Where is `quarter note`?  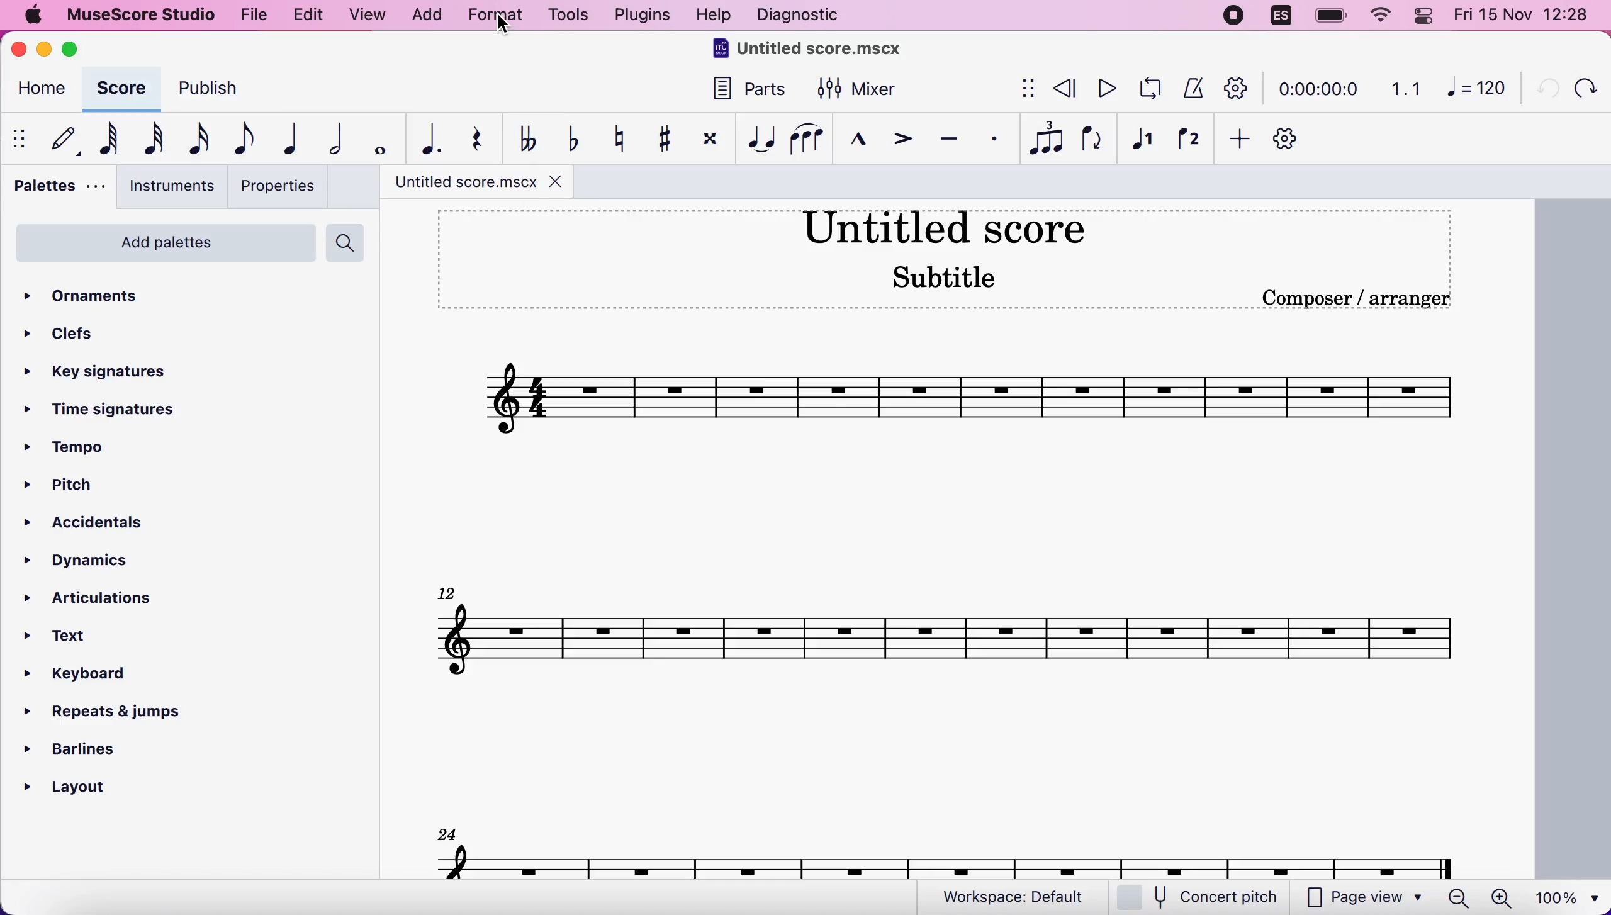
quarter note is located at coordinates (285, 138).